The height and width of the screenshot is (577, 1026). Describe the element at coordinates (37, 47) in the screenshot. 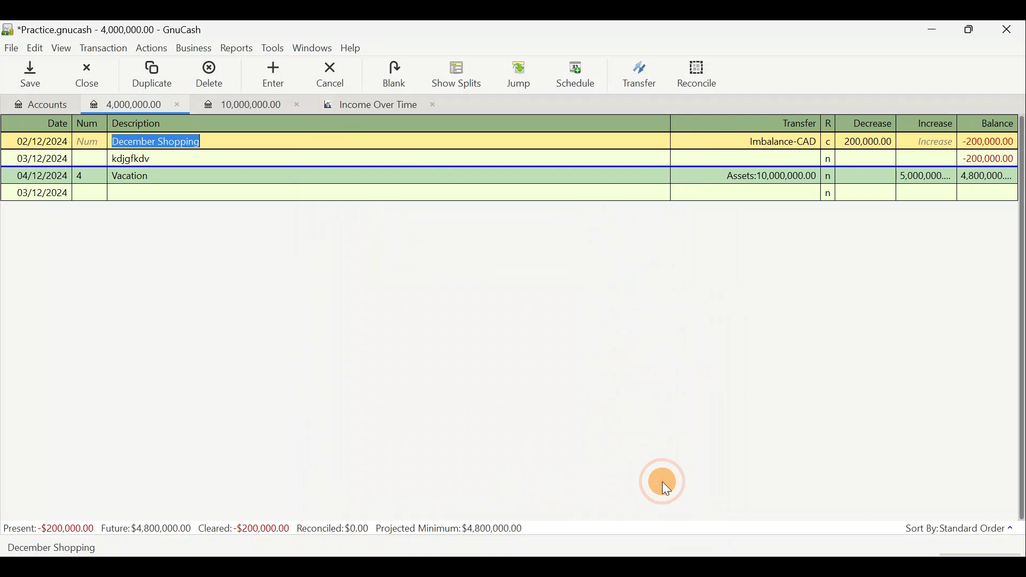

I see `Edit` at that location.